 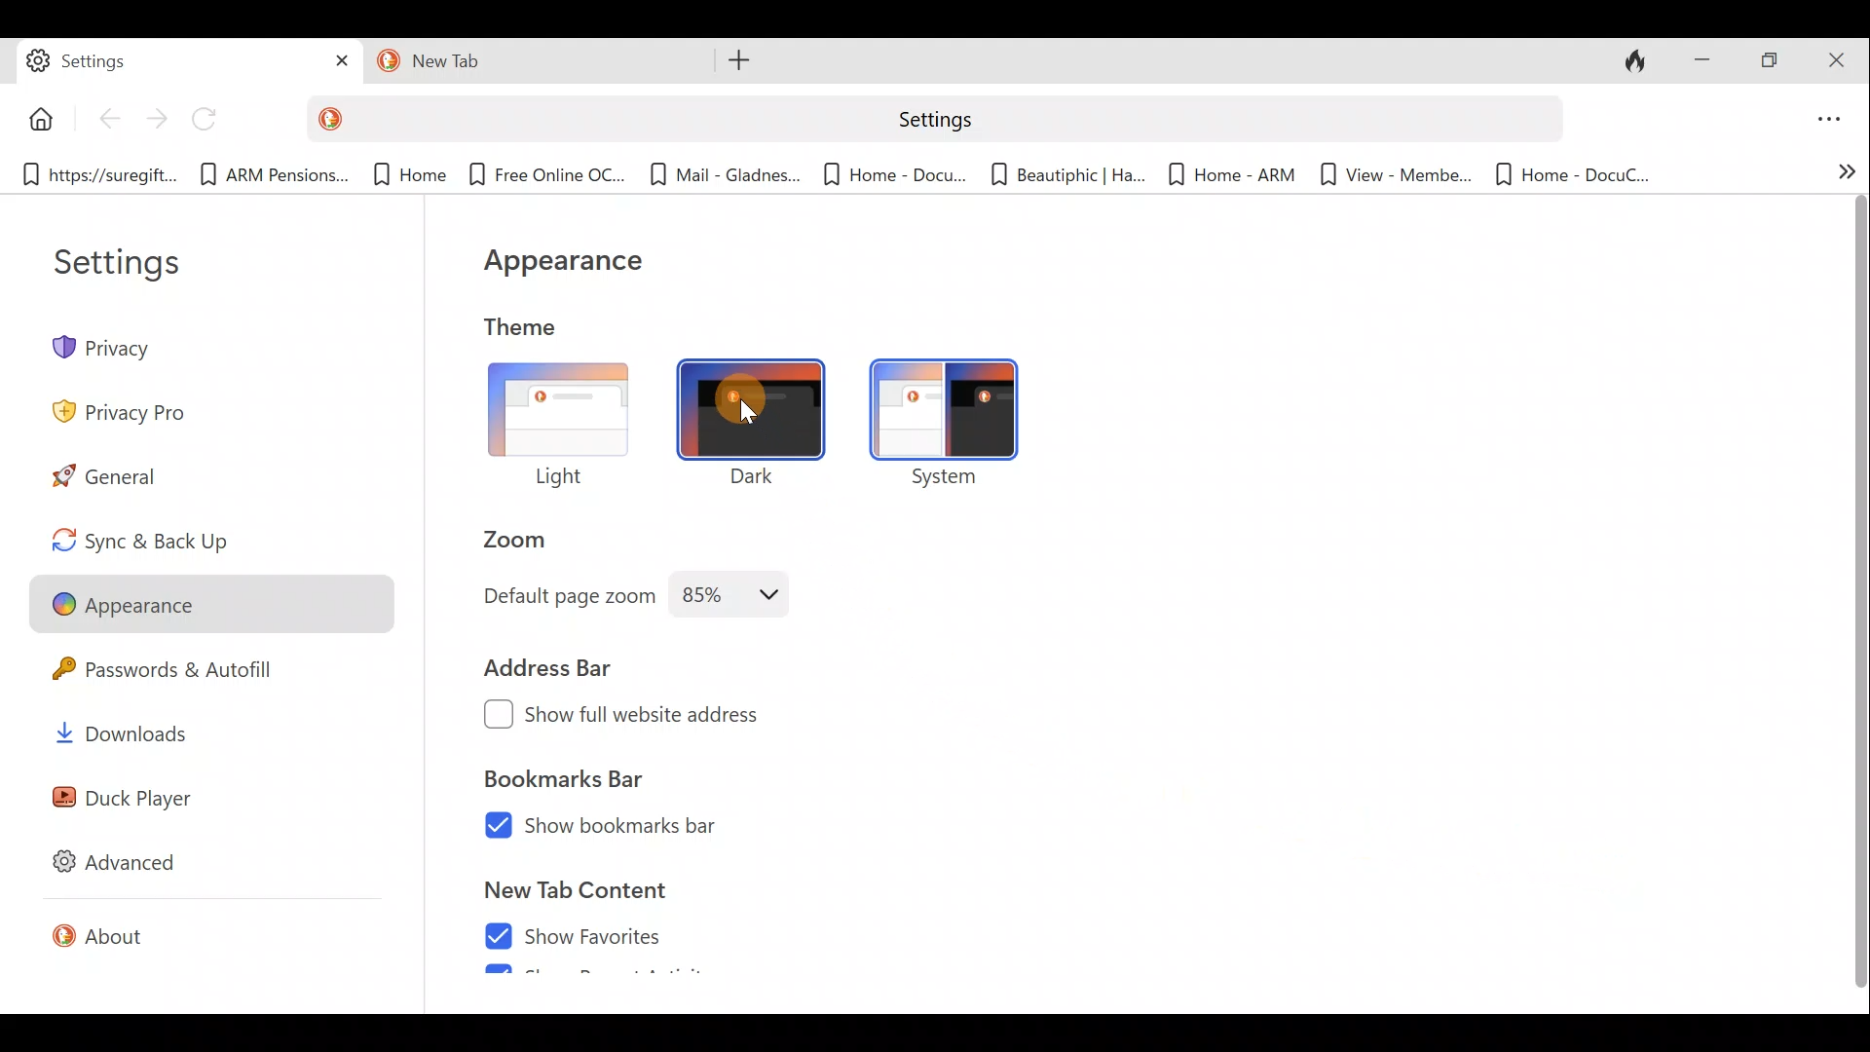 I want to click on Tab 1 , so click(x=183, y=61).